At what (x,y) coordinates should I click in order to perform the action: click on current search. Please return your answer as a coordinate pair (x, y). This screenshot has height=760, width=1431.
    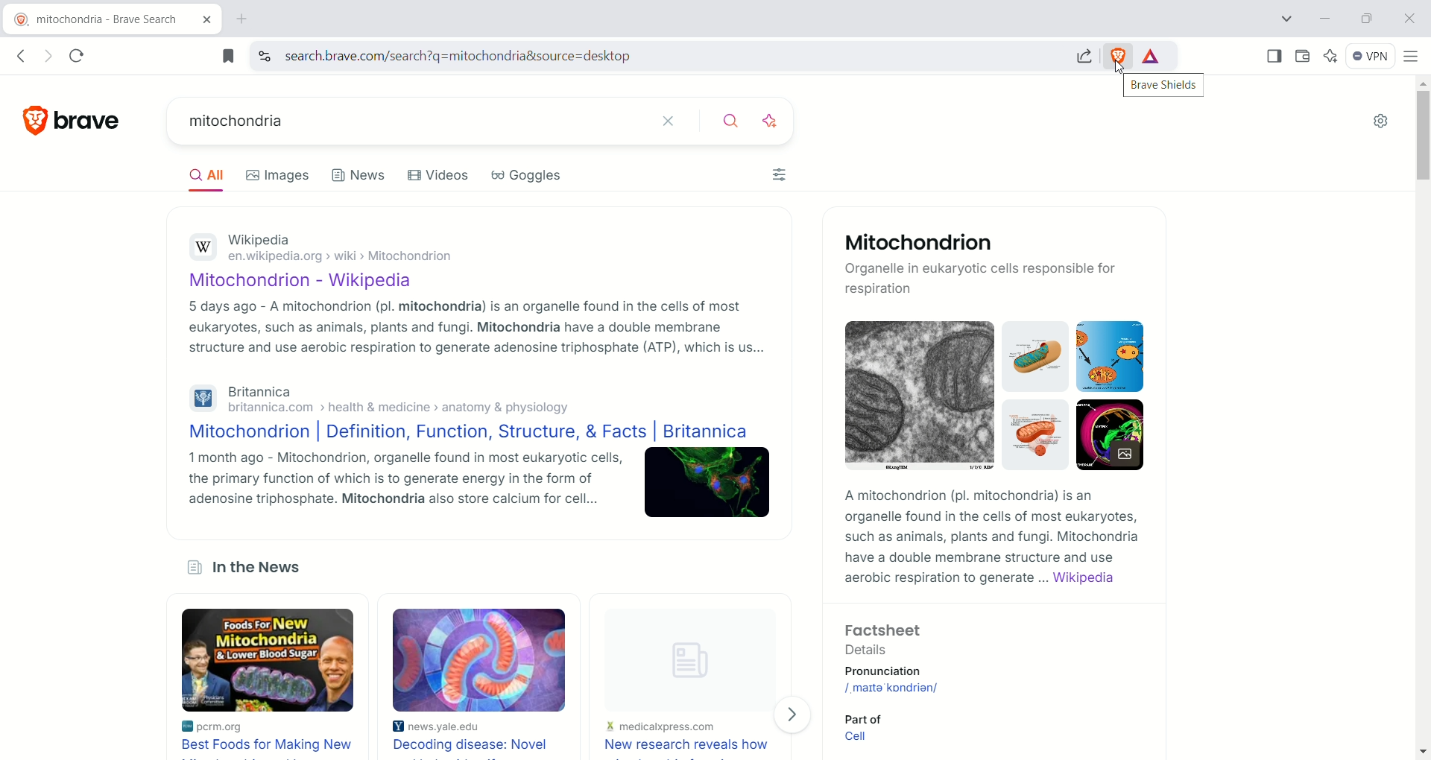
    Looking at the image, I should click on (408, 121).